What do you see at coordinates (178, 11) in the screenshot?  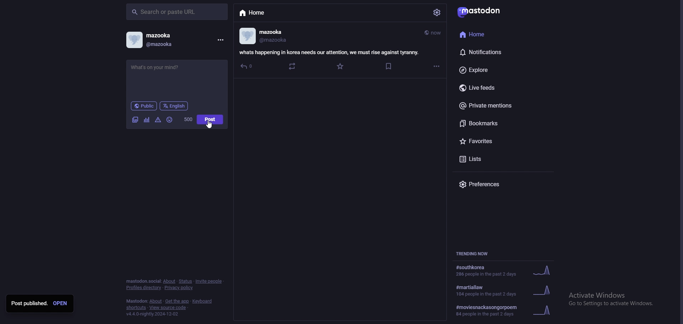 I see `search bar` at bounding box center [178, 11].